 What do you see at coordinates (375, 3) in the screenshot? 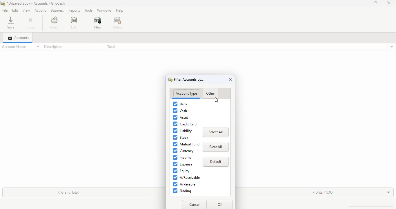
I see `maximize` at bounding box center [375, 3].